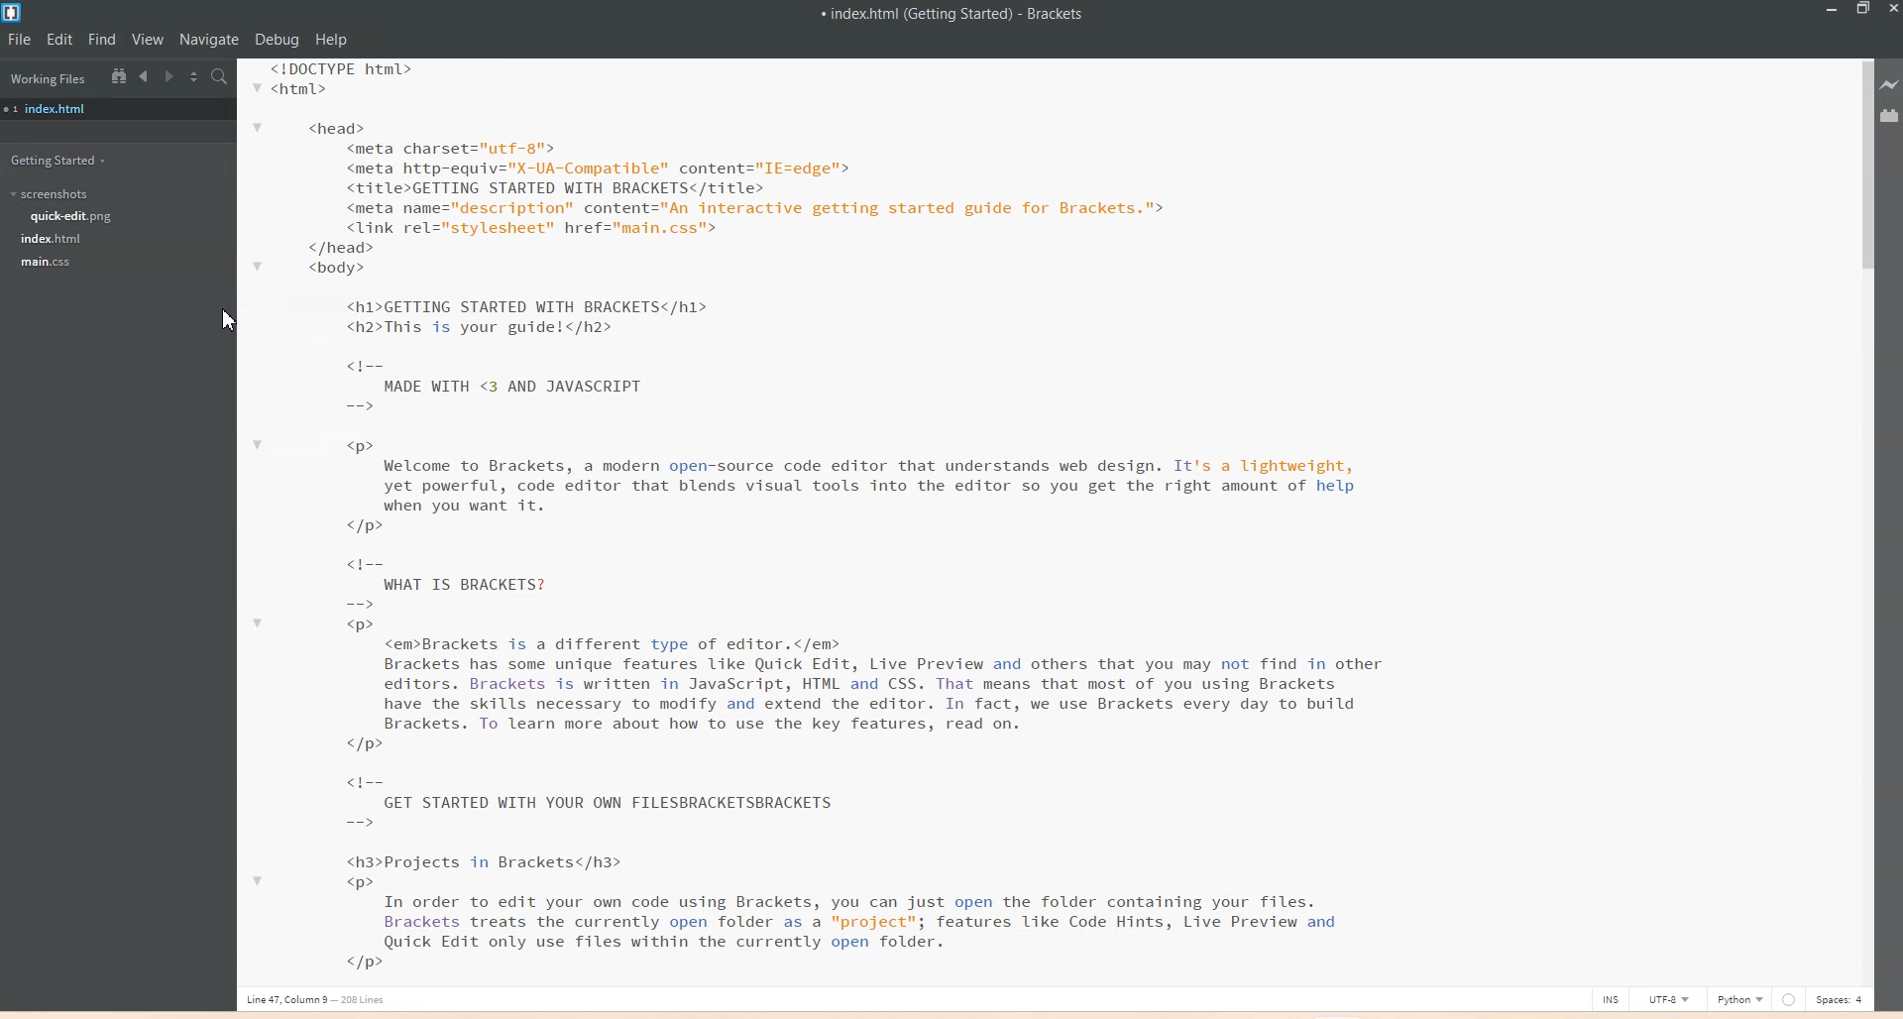 The image size is (1903, 1019). Describe the element at coordinates (1841, 998) in the screenshot. I see `Space` at that location.